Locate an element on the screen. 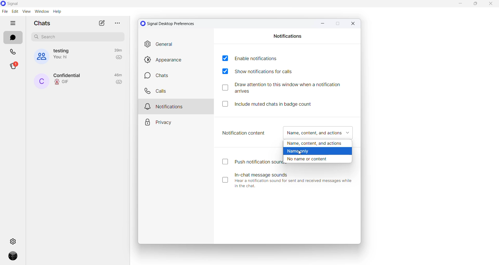 The image size is (499, 265). notification content checkbox is located at coordinates (319, 133).